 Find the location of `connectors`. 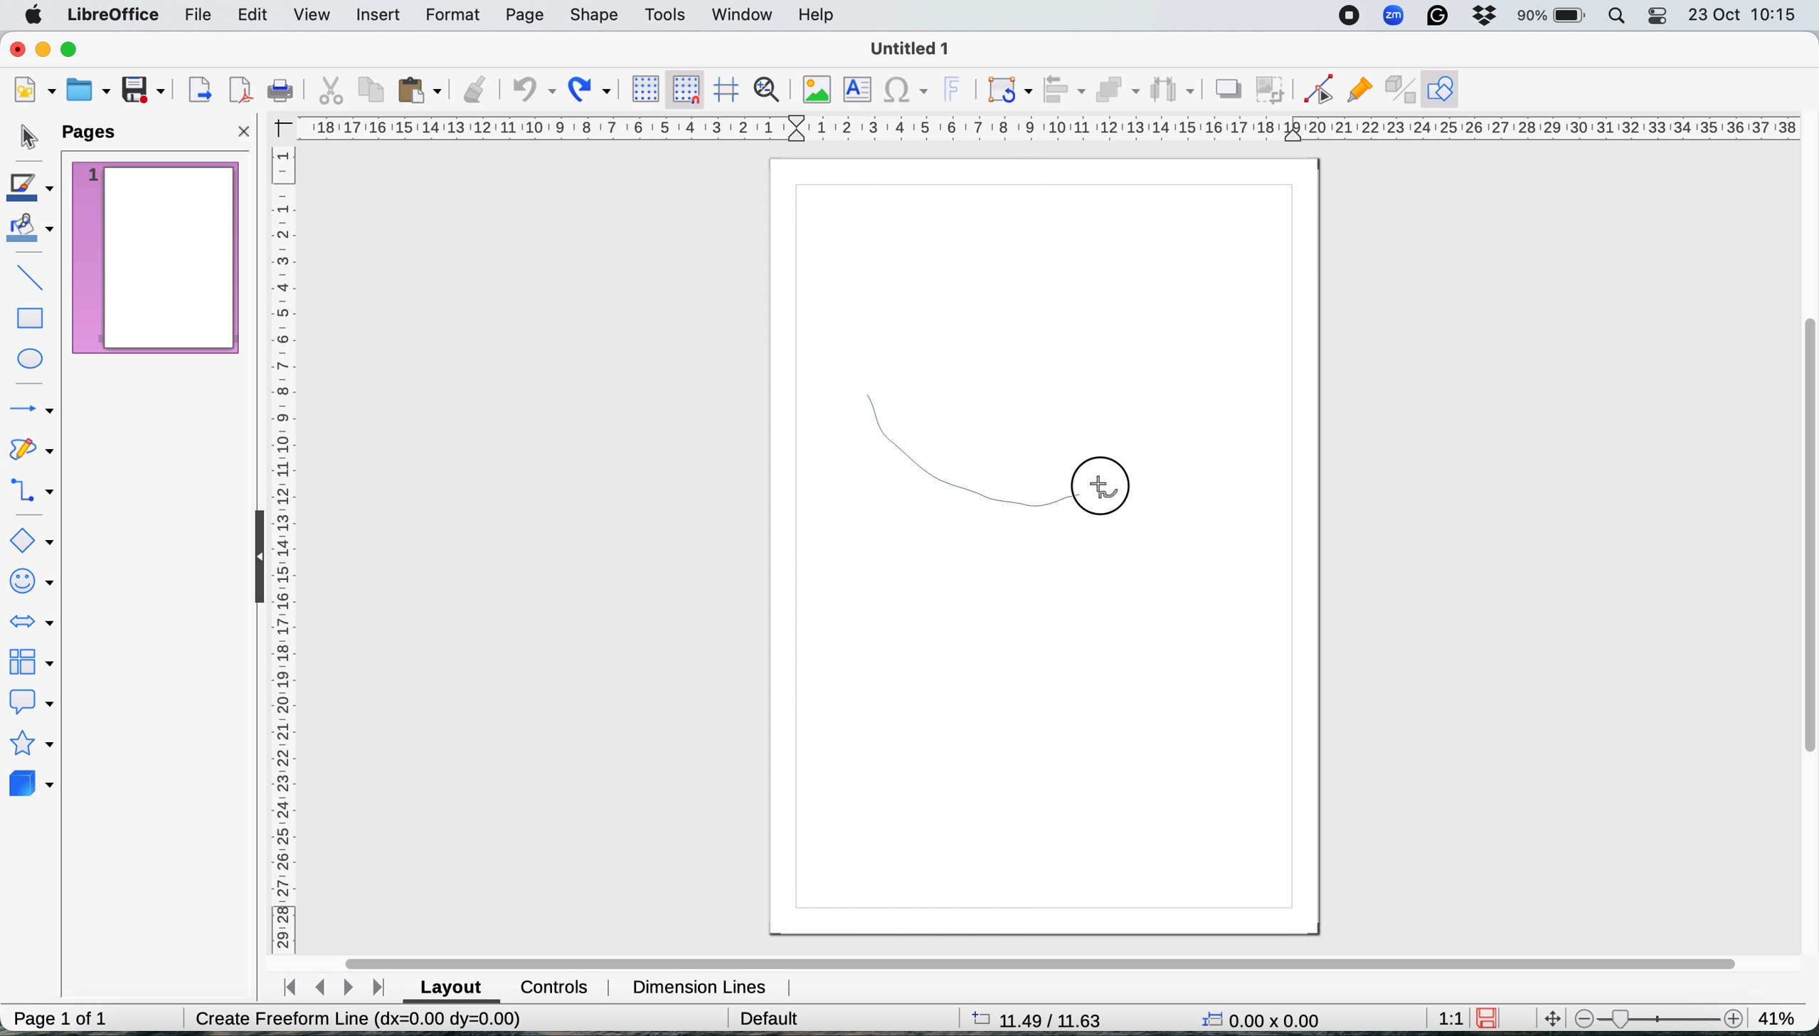

connectors is located at coordinates (33, 492).